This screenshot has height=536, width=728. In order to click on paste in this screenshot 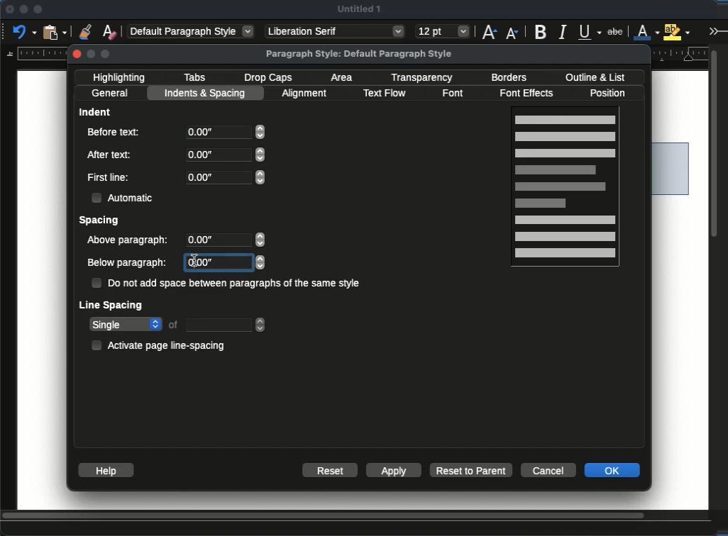, I will do `click(56, 31)`.